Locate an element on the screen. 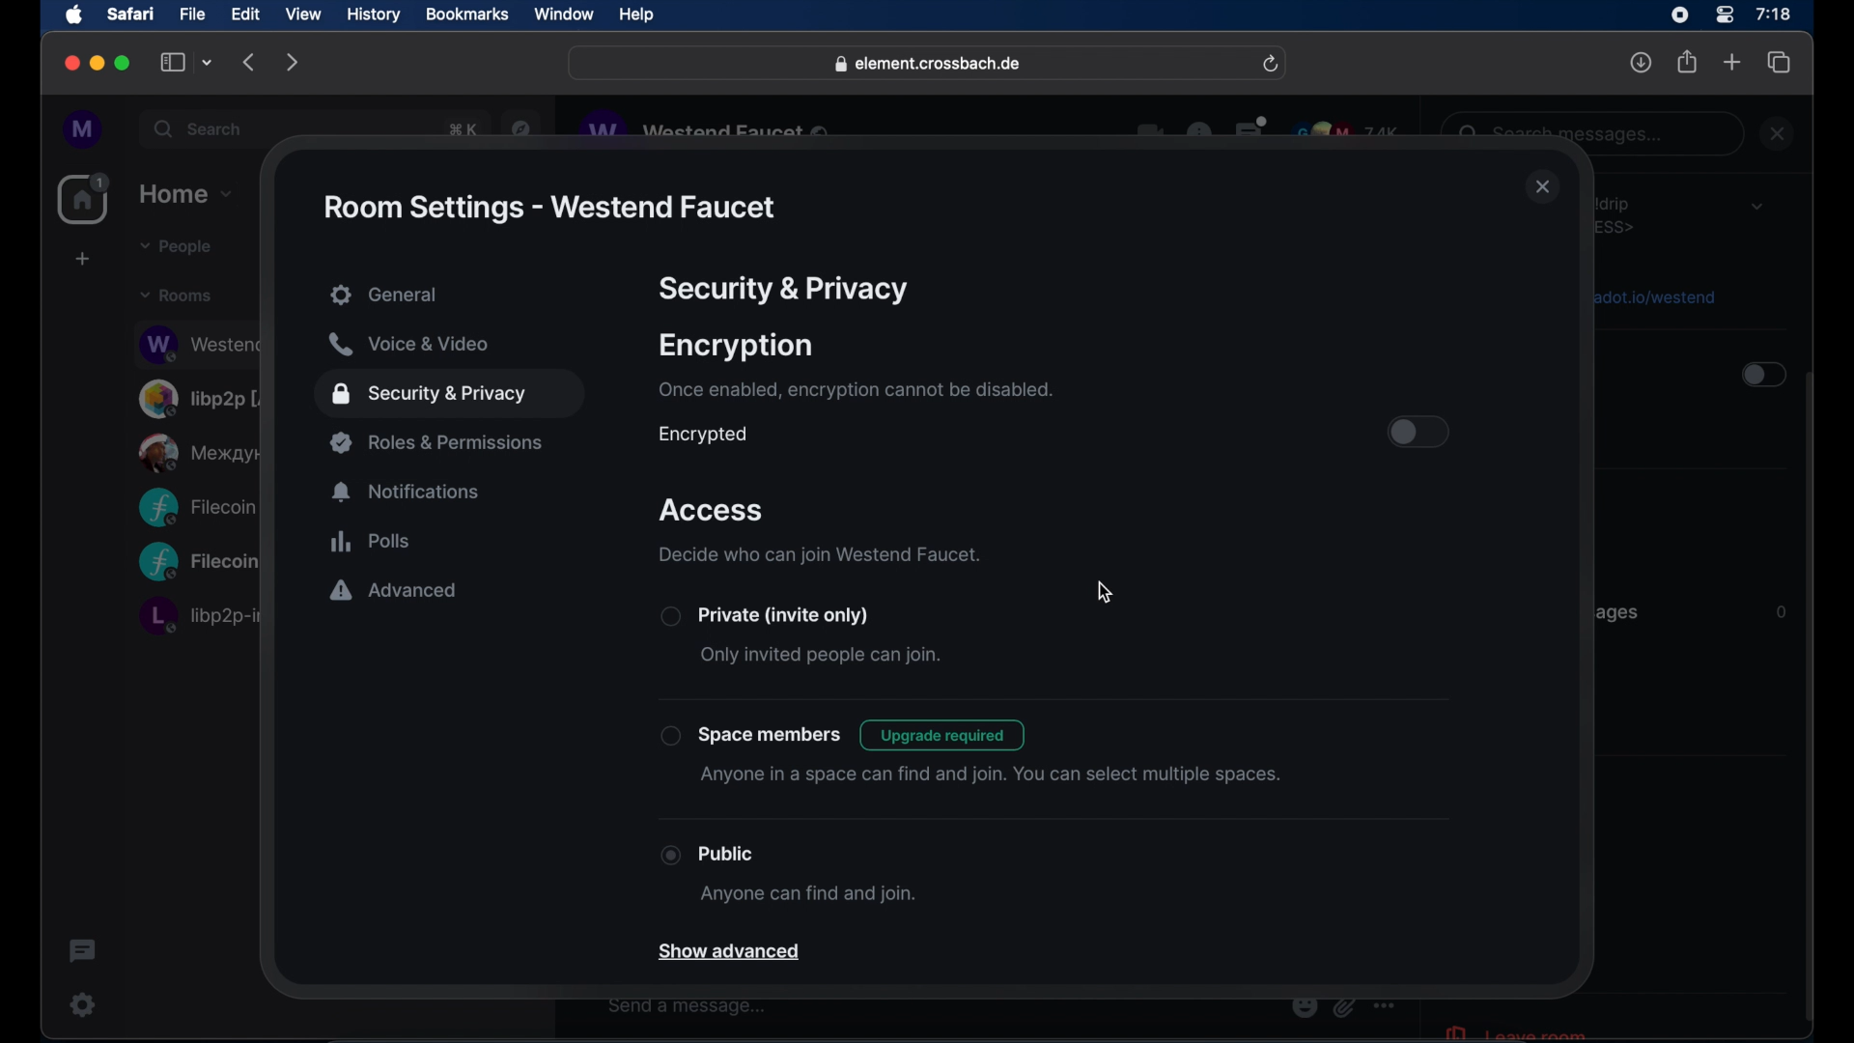  settings is located at coordinates (84, 1004).